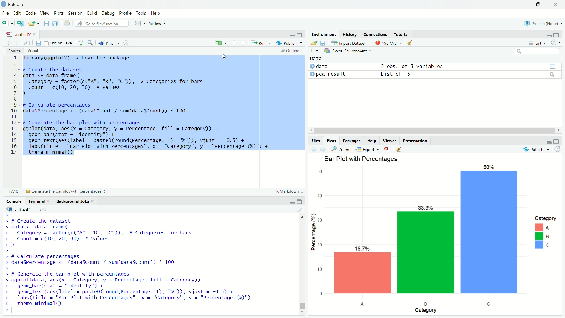  I want to click on background jobs, so click(74, 201).